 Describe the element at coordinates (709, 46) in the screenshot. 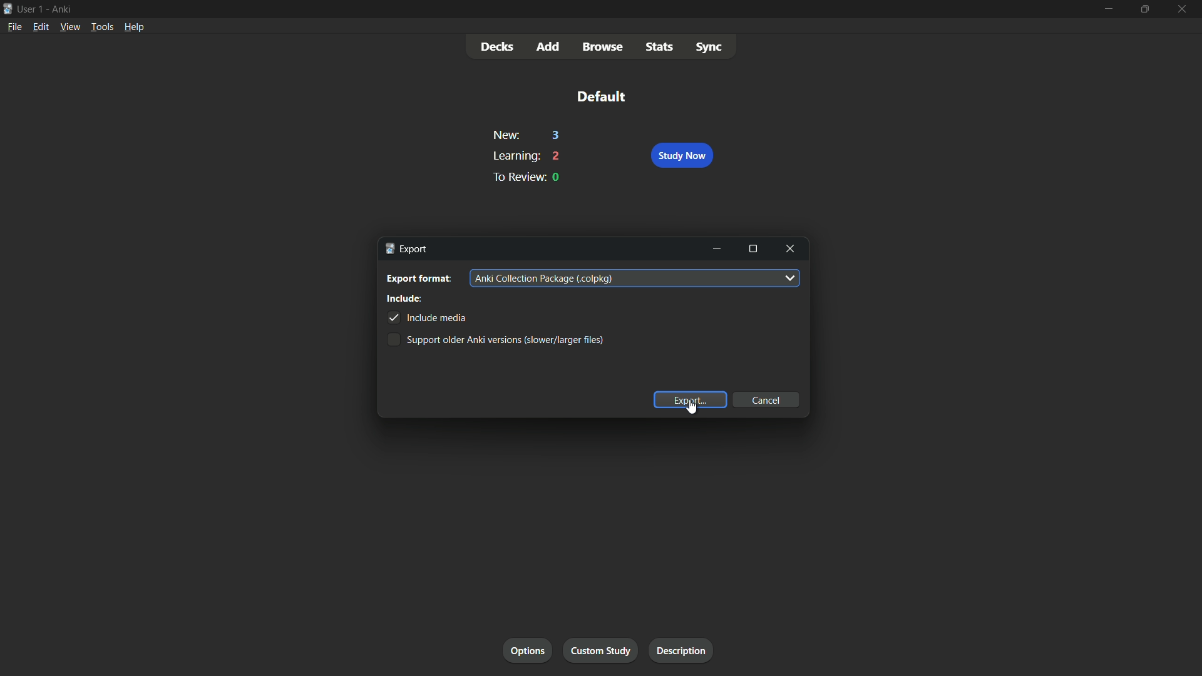

I see `sync` at that location.